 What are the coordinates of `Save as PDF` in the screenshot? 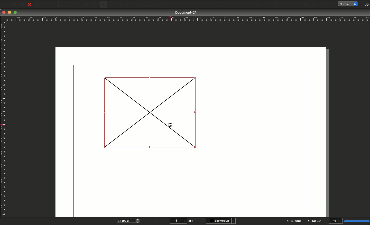 It's located at (53, 4).